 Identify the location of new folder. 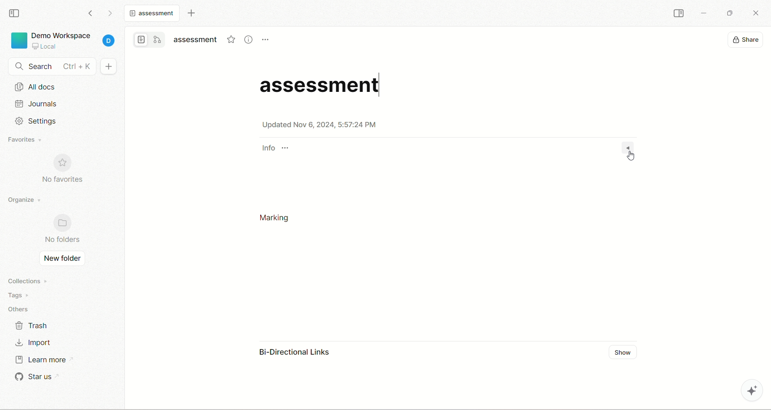
(62, 259).